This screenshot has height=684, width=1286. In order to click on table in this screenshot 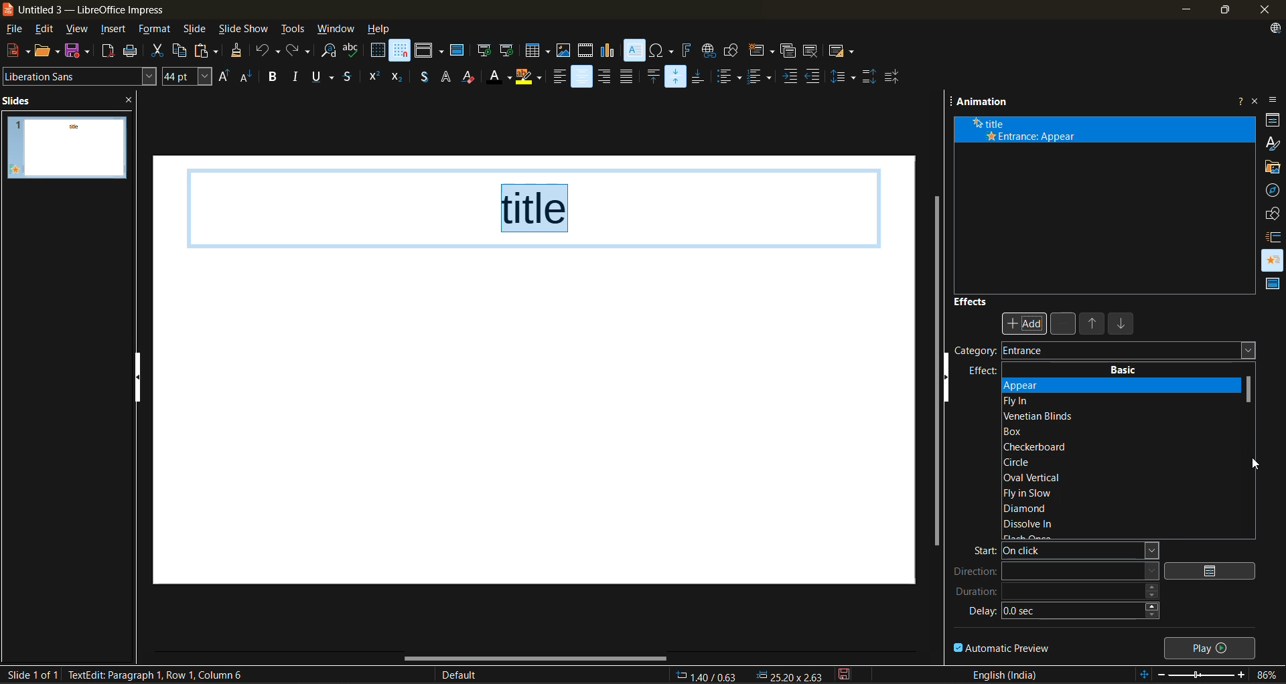, I will do `click(538, 50)`.